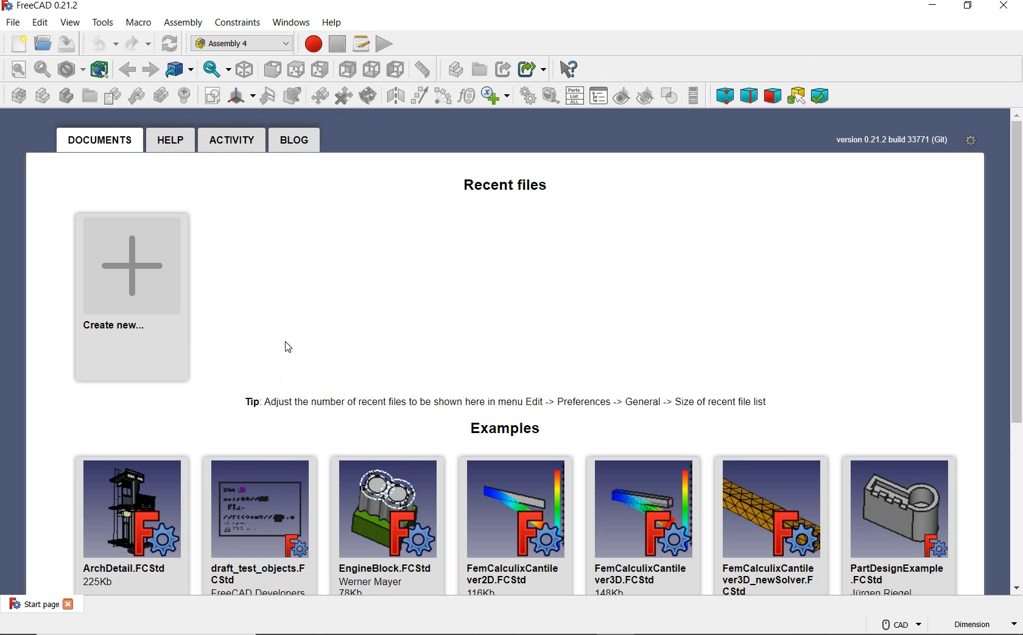 This screenshot has width=1023, height=635. Describe the element at coordinates (901, 524) in the screenshot. I see `PartDesingExample` at that location.